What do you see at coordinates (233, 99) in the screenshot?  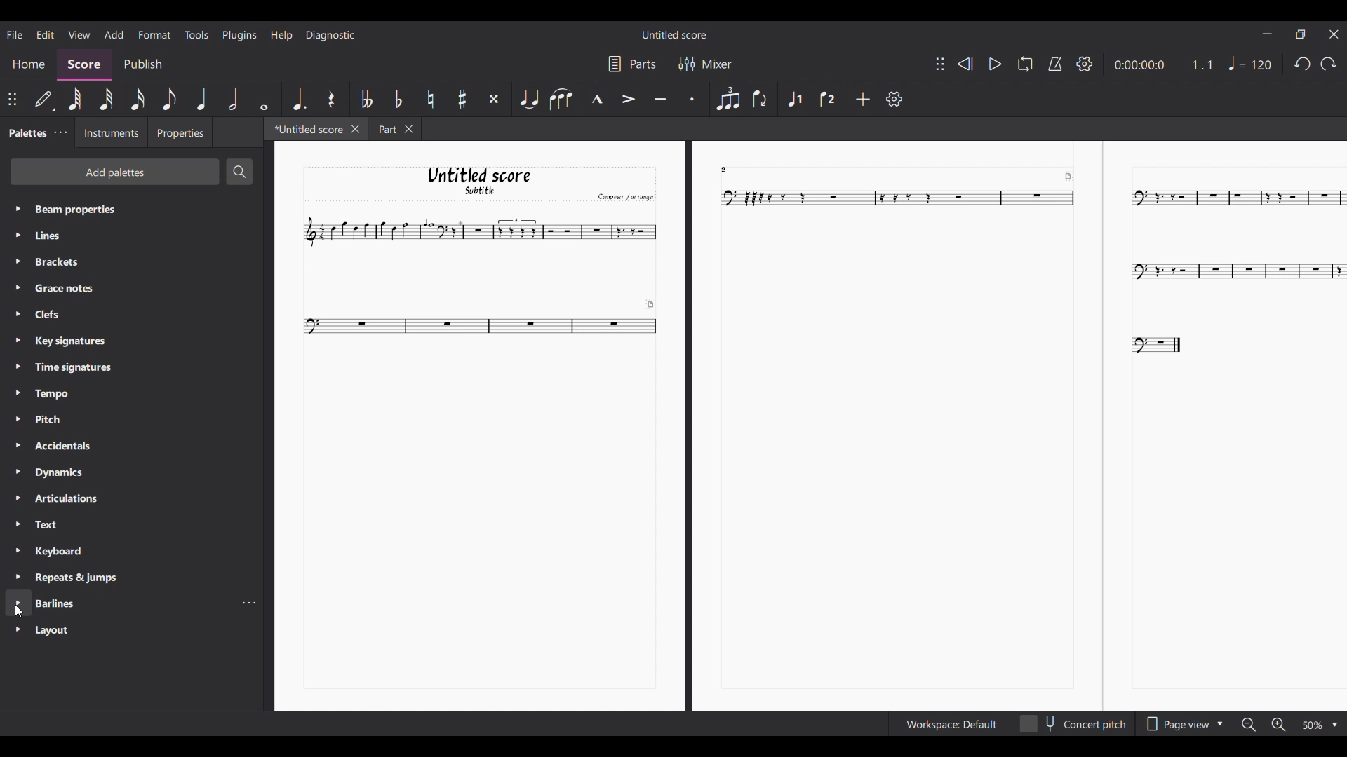 I see `Half note` at bounding box center [233, 99].